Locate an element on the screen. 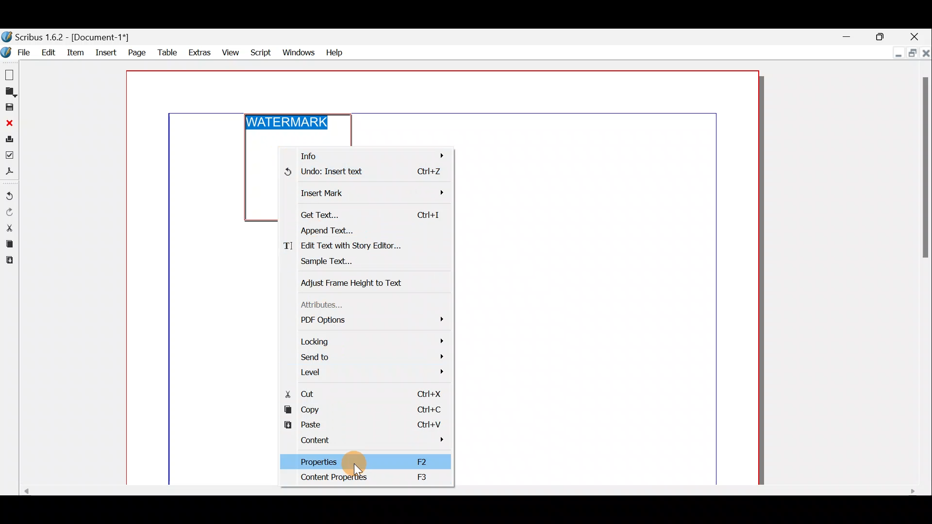 The height and width of the screenshot is (524, 932). Paste is located at coordinates (8, 262).